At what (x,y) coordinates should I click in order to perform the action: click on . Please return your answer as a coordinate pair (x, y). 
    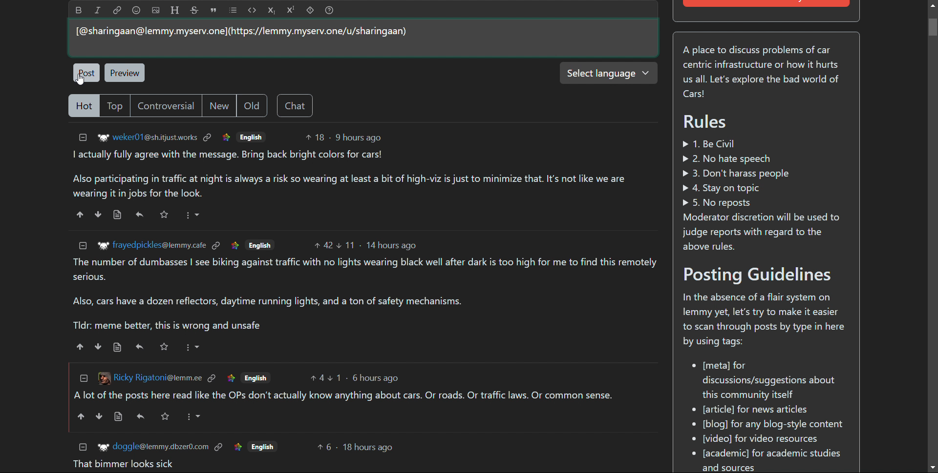
    Looking at the image, I should click on (263, 446).